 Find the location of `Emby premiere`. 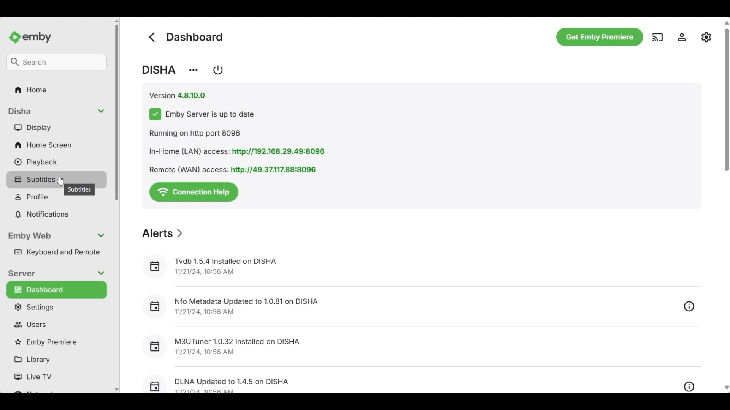

Emby premiere is located at coordinates (57, 342).